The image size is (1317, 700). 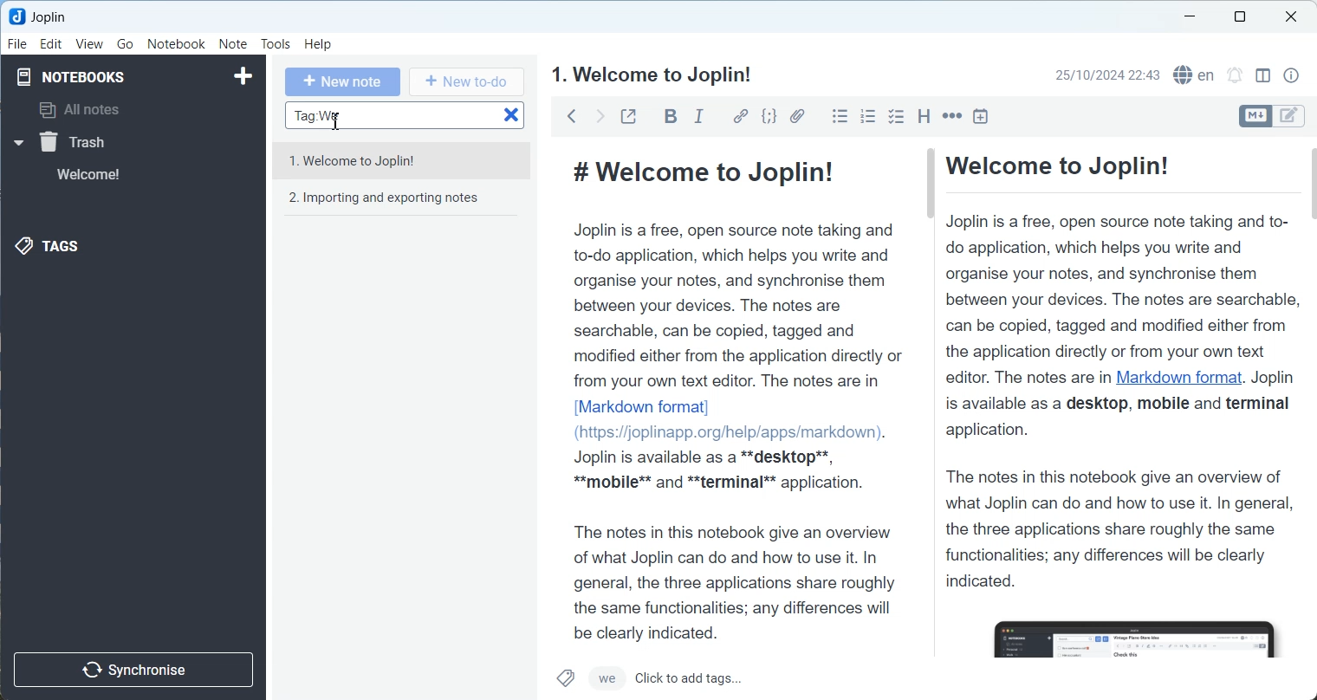 I want to click on Toggle external editing, so click(x=628, y=115).